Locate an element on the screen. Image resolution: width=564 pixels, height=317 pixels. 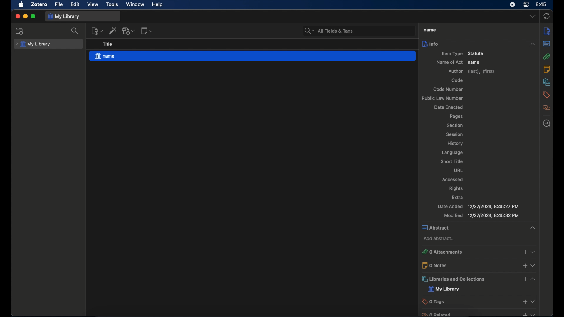
name of act is located at coordinates (449, 62).